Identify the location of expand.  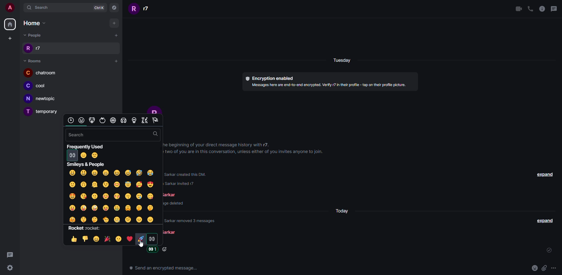
(543, 174).